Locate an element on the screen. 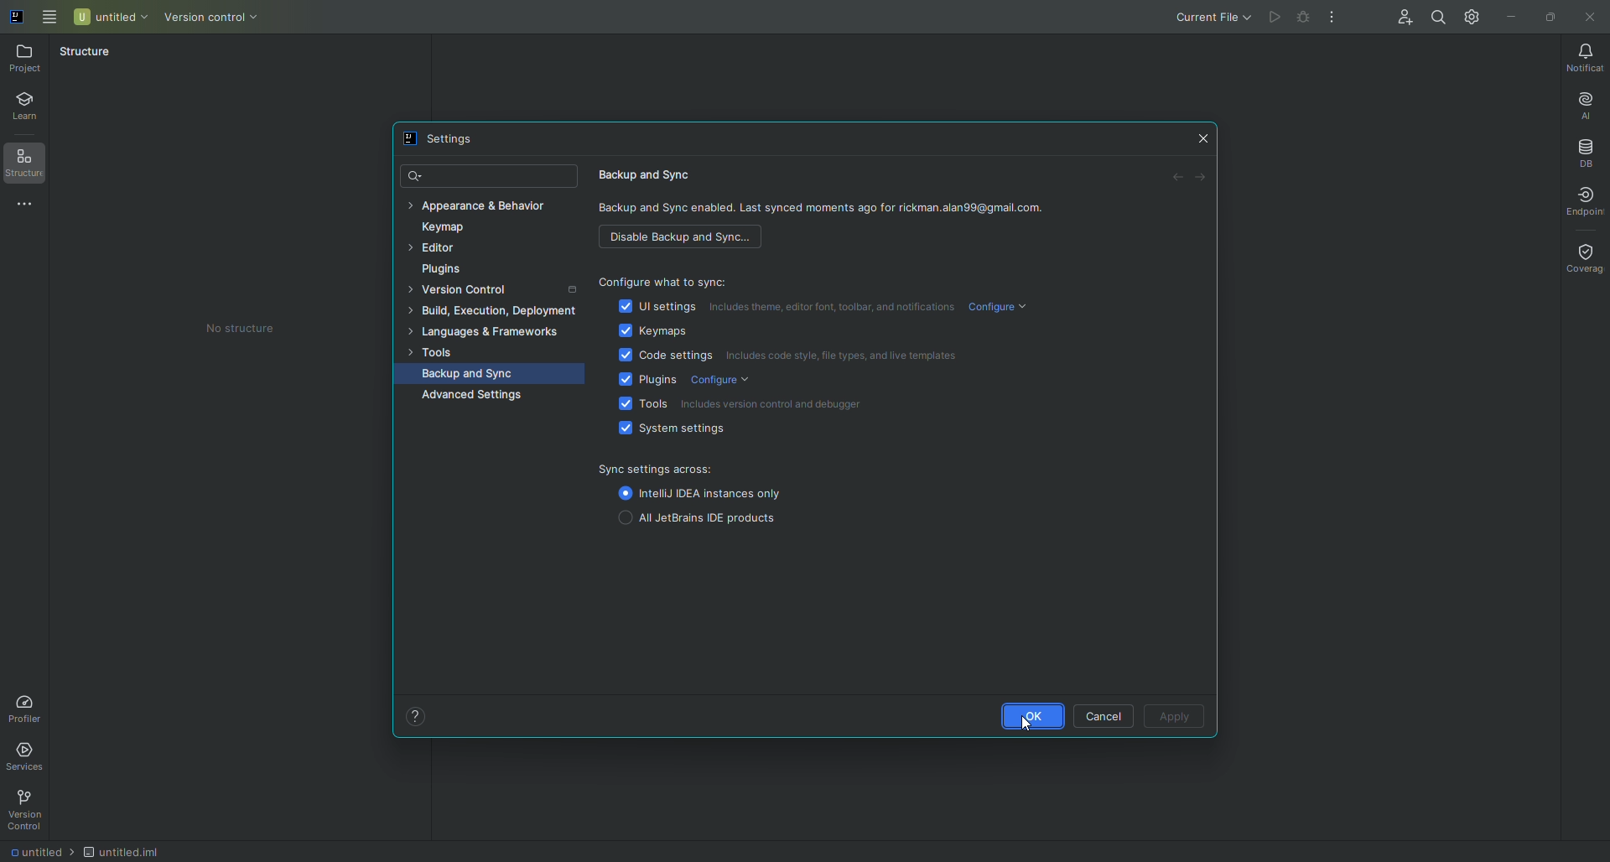  Back is located at coordinates (1173, 179).